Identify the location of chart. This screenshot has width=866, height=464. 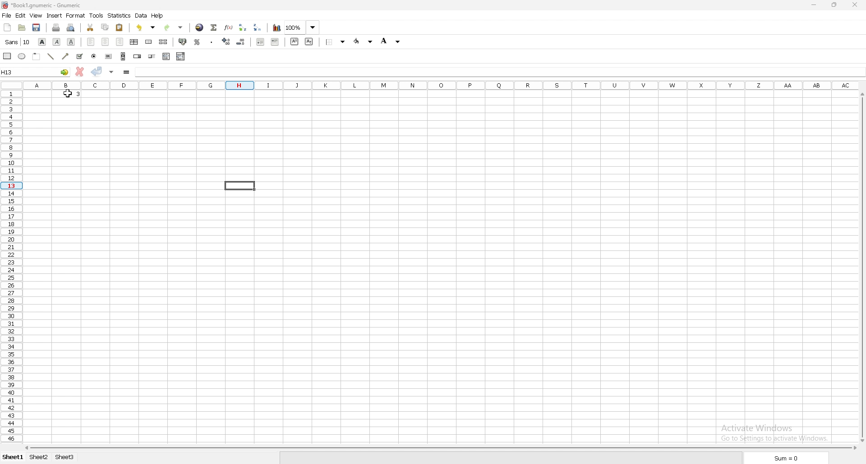
(277, 27).